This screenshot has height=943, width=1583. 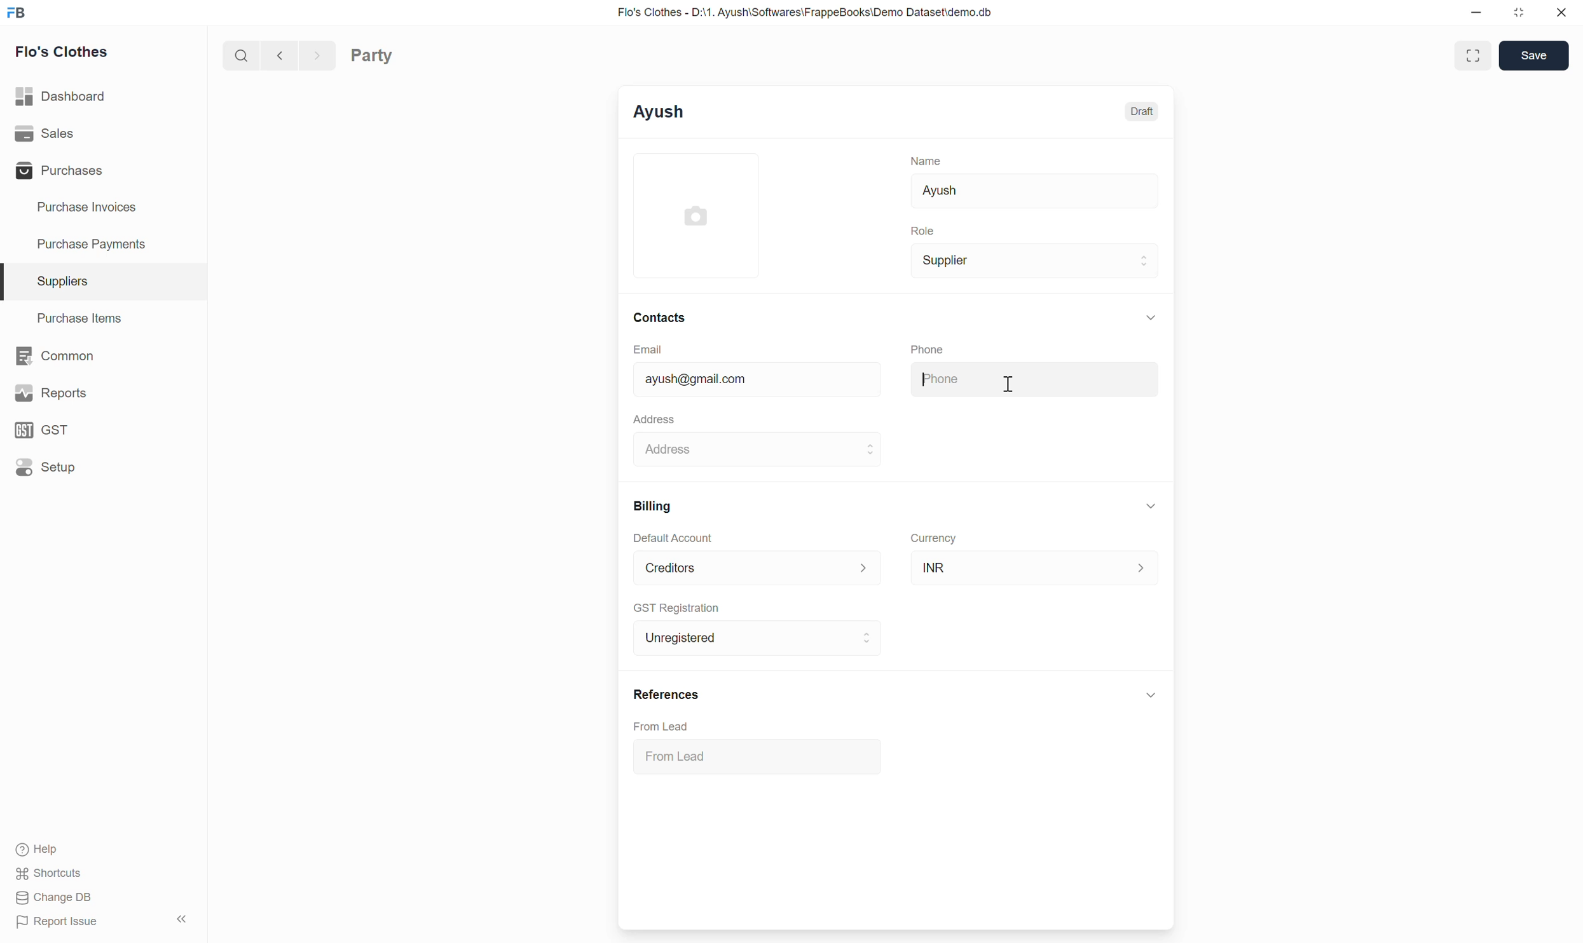 I want to click on Typing cursor, so click(x=645, y=379).